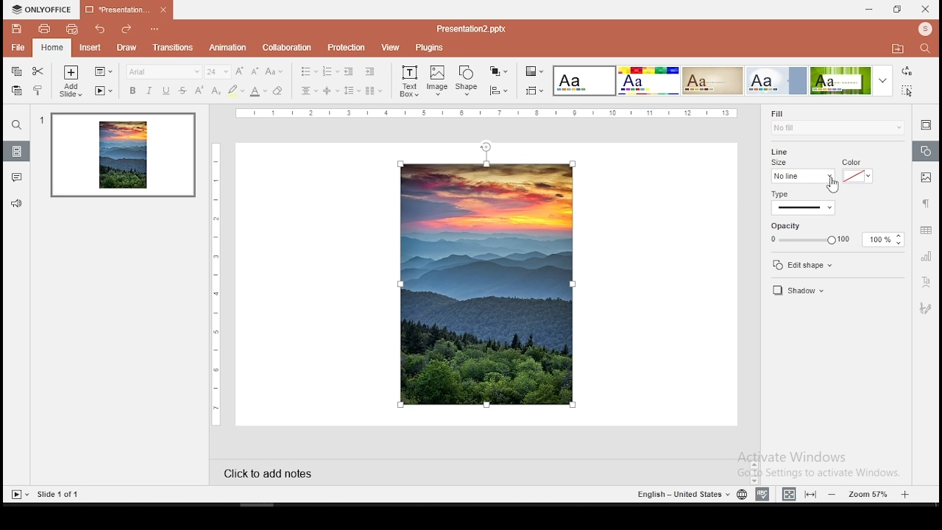  What do you see at coordinates (437, 80) in the screenshot?
I see `image` at bounding box center [437, 80].